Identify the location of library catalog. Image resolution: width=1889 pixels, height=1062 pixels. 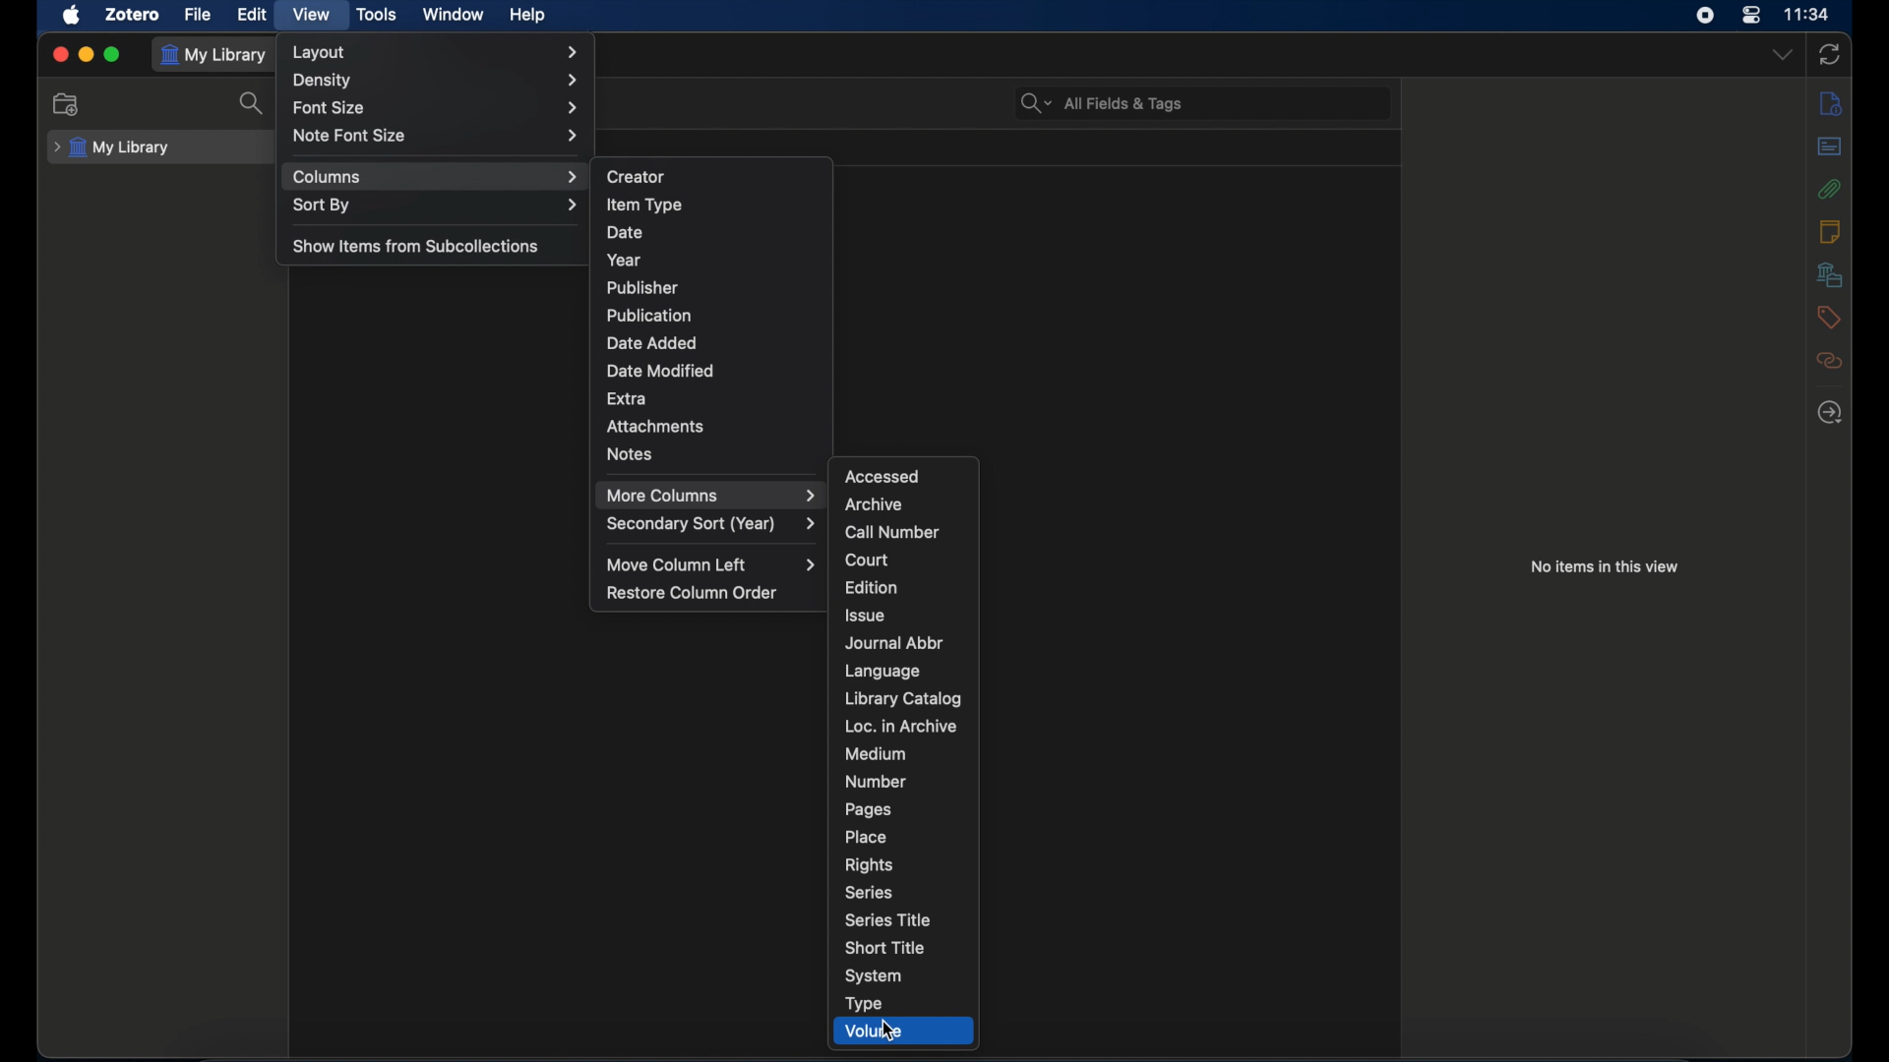
(902, 699).